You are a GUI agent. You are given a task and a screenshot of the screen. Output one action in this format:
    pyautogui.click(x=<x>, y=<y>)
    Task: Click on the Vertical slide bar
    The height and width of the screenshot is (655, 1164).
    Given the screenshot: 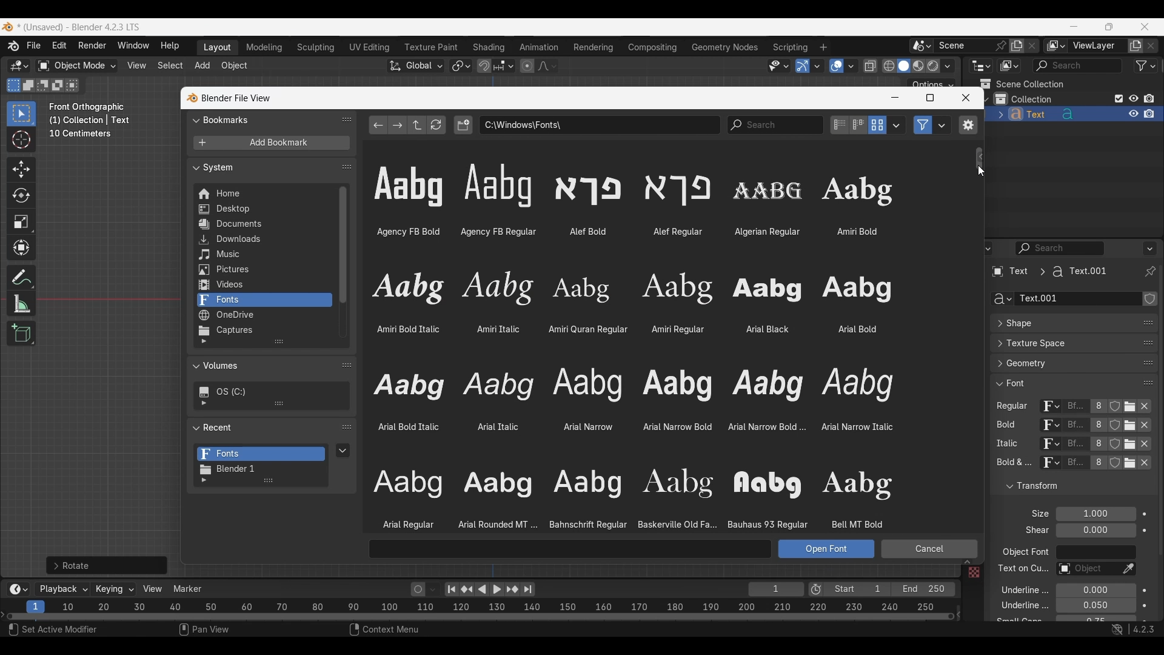 What is the action you would take?
    pyautogui.click(x=343, y=245)
    